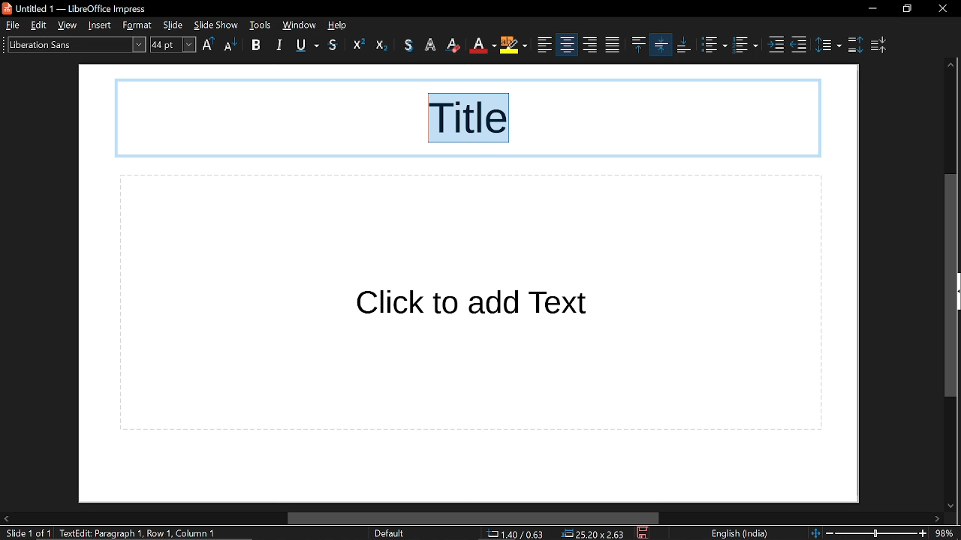 The width and height of the screenshot is (961, 540). I want to click on insert, so click(103, 25).